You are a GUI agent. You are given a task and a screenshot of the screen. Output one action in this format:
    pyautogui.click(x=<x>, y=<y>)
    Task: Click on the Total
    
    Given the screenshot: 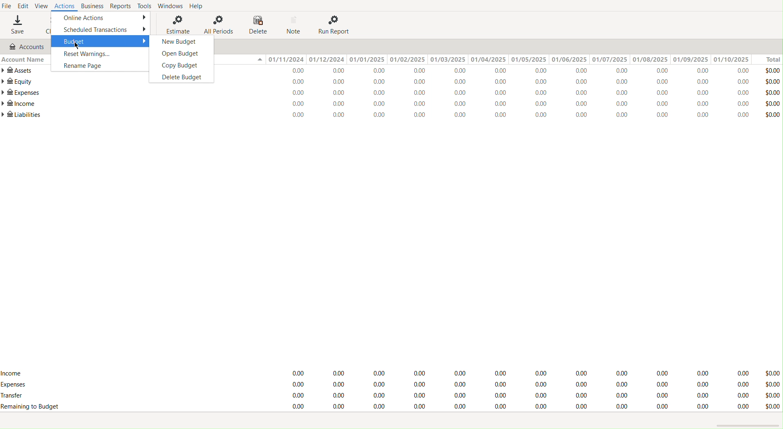 What is the action you would take?
    pyautogui.click(x=769, y=59)
    